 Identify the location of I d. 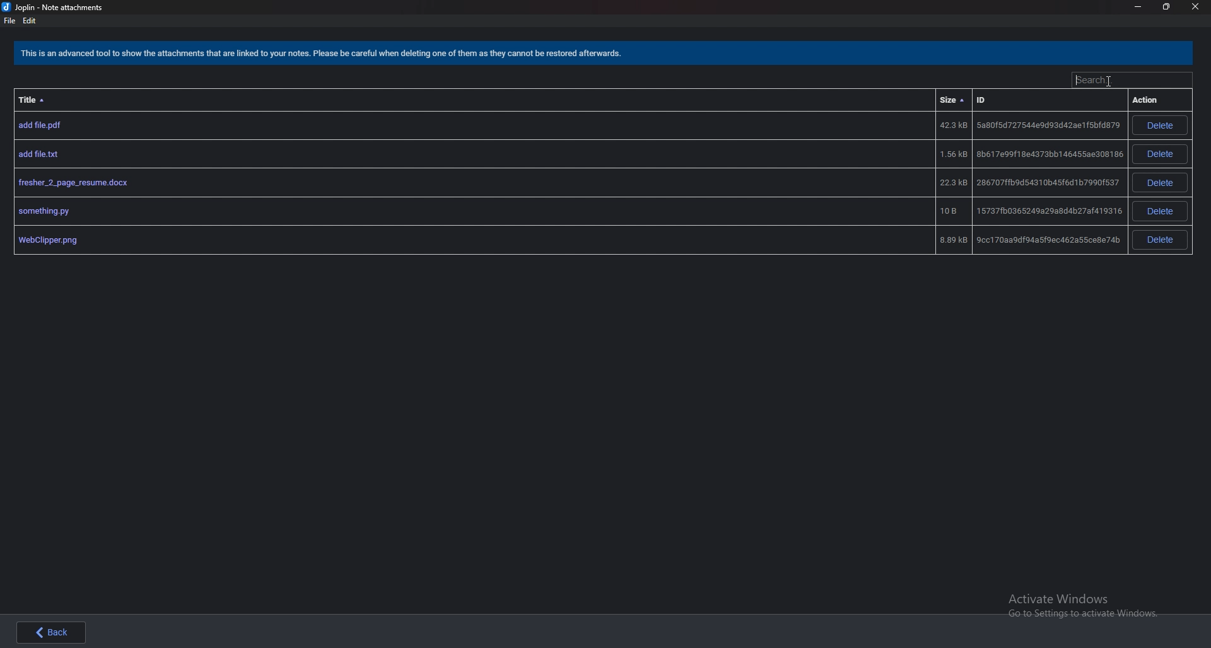
(1003, 102).